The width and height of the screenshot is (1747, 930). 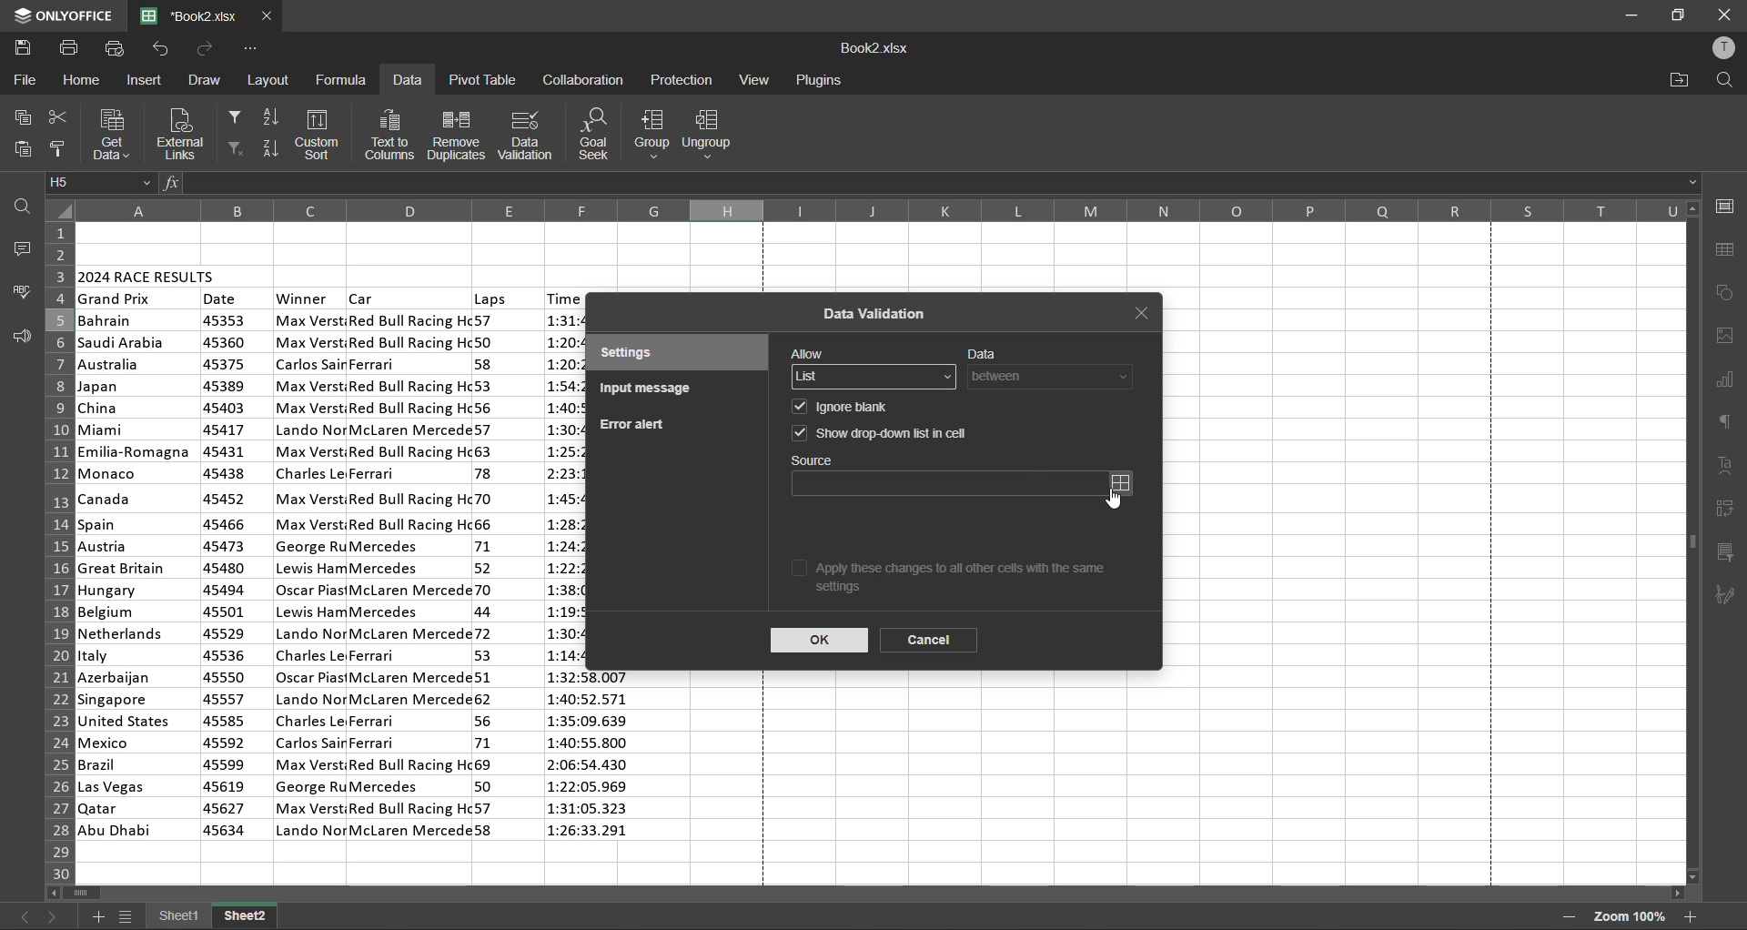 I want to click on settings, so click(x=657, y=354).